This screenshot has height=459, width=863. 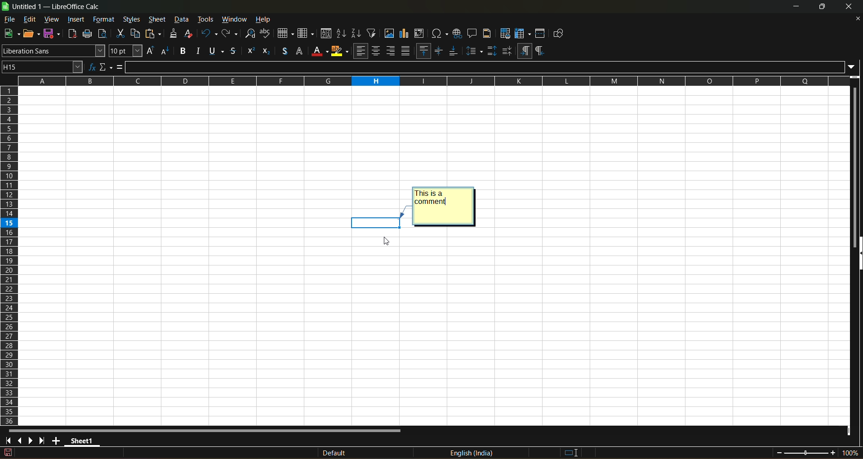 I want to click on auto filter, so click(x=372, y=34).